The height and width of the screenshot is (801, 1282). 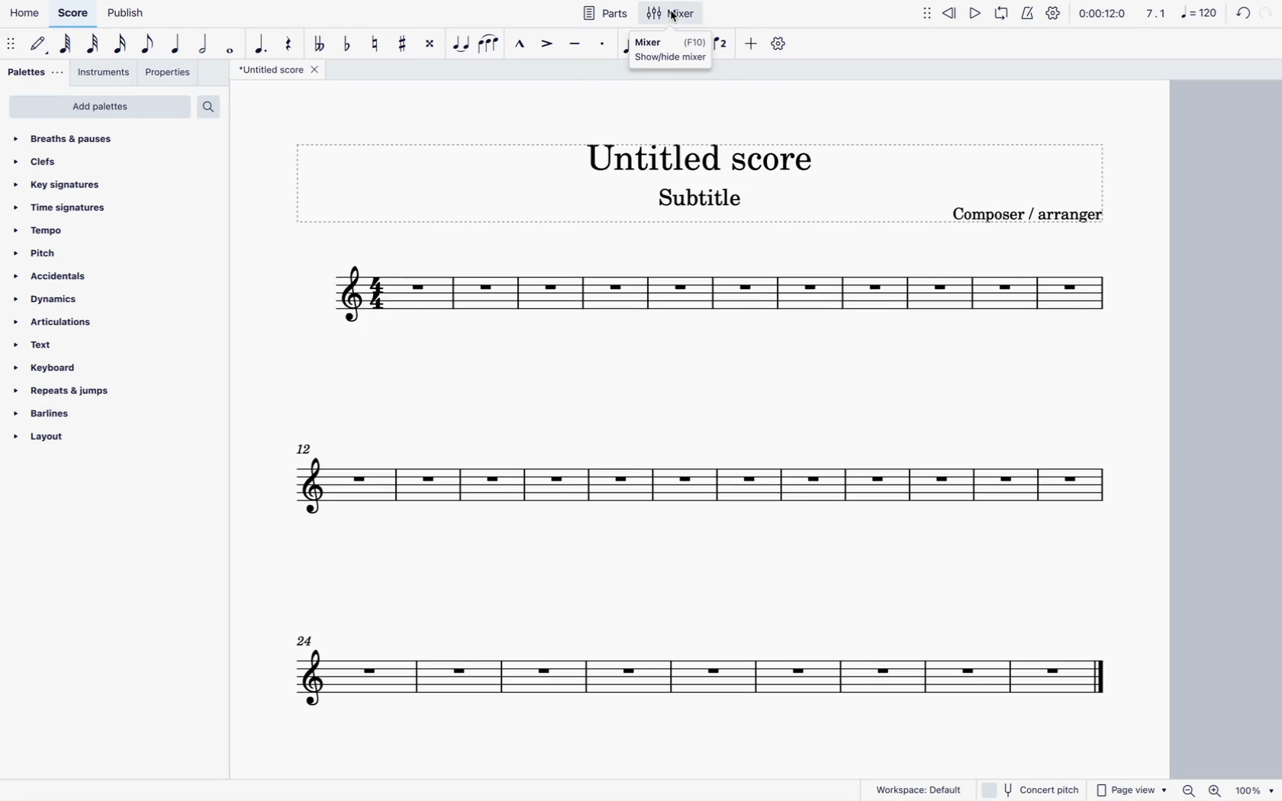 I want to click on 64th note, so click(x=66, y=46).